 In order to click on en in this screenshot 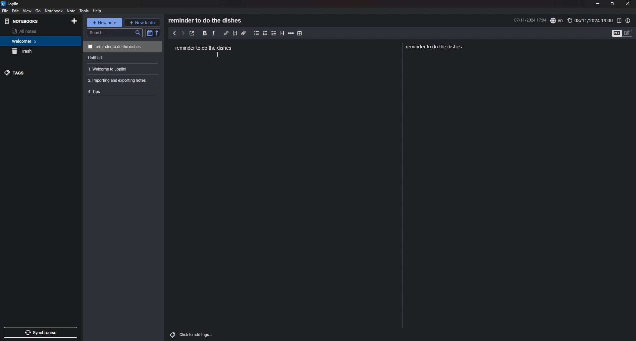, I will do `click(556, 21)`.